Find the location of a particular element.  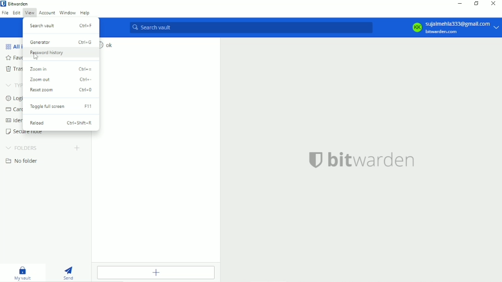

No folder is located at coordinates (21, 161).